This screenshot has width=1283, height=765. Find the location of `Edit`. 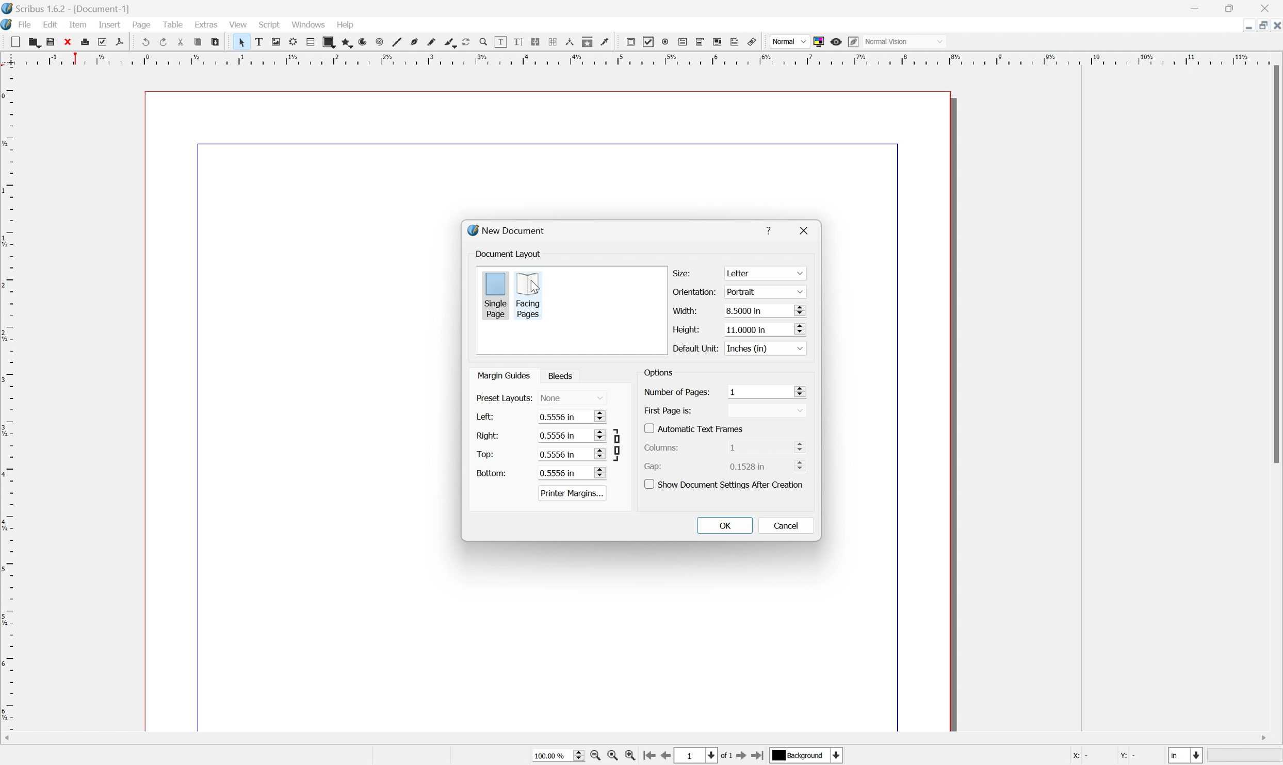

Edit is located at coordinates (50, 26).